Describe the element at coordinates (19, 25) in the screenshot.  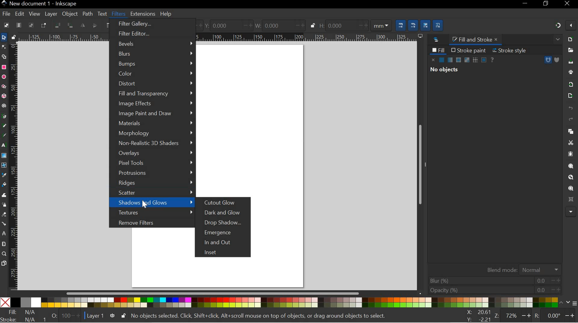
I see `SELECT ALL IN ALL LAYERS` at that location.